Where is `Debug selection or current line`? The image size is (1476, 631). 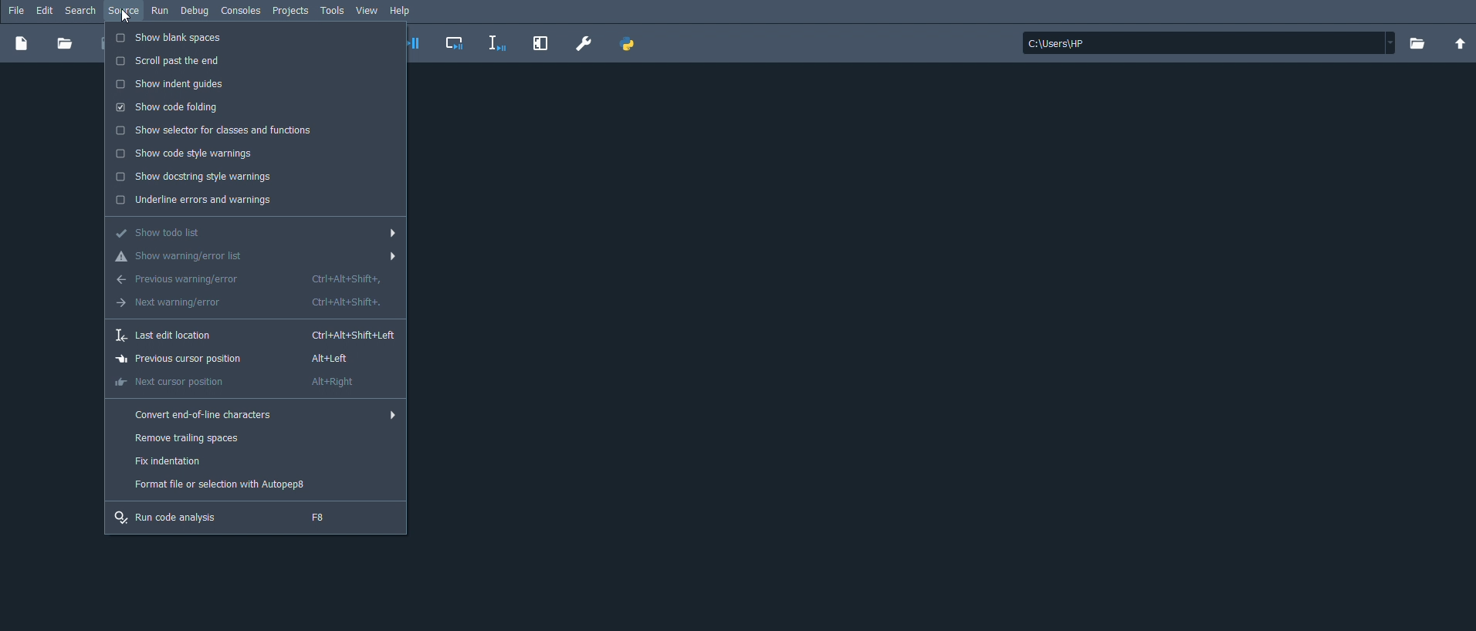
Debug selection or current line is located at coordinates (496, 43).